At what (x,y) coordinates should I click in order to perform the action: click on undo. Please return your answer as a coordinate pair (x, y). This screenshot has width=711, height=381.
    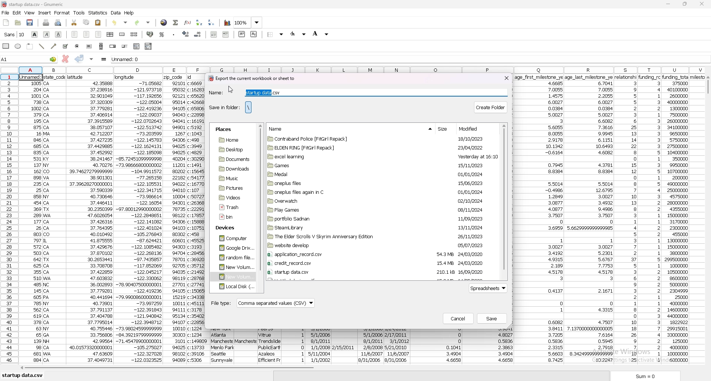
    Looking at the image, I should click on (121, 22).